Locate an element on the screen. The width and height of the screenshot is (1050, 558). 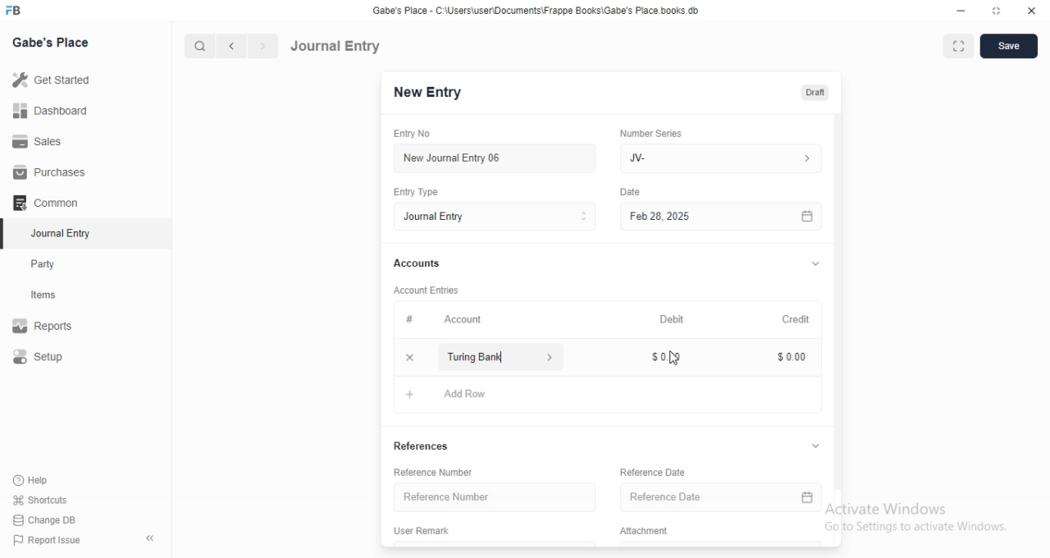
$0.00 is located at coordinates (673, 356).